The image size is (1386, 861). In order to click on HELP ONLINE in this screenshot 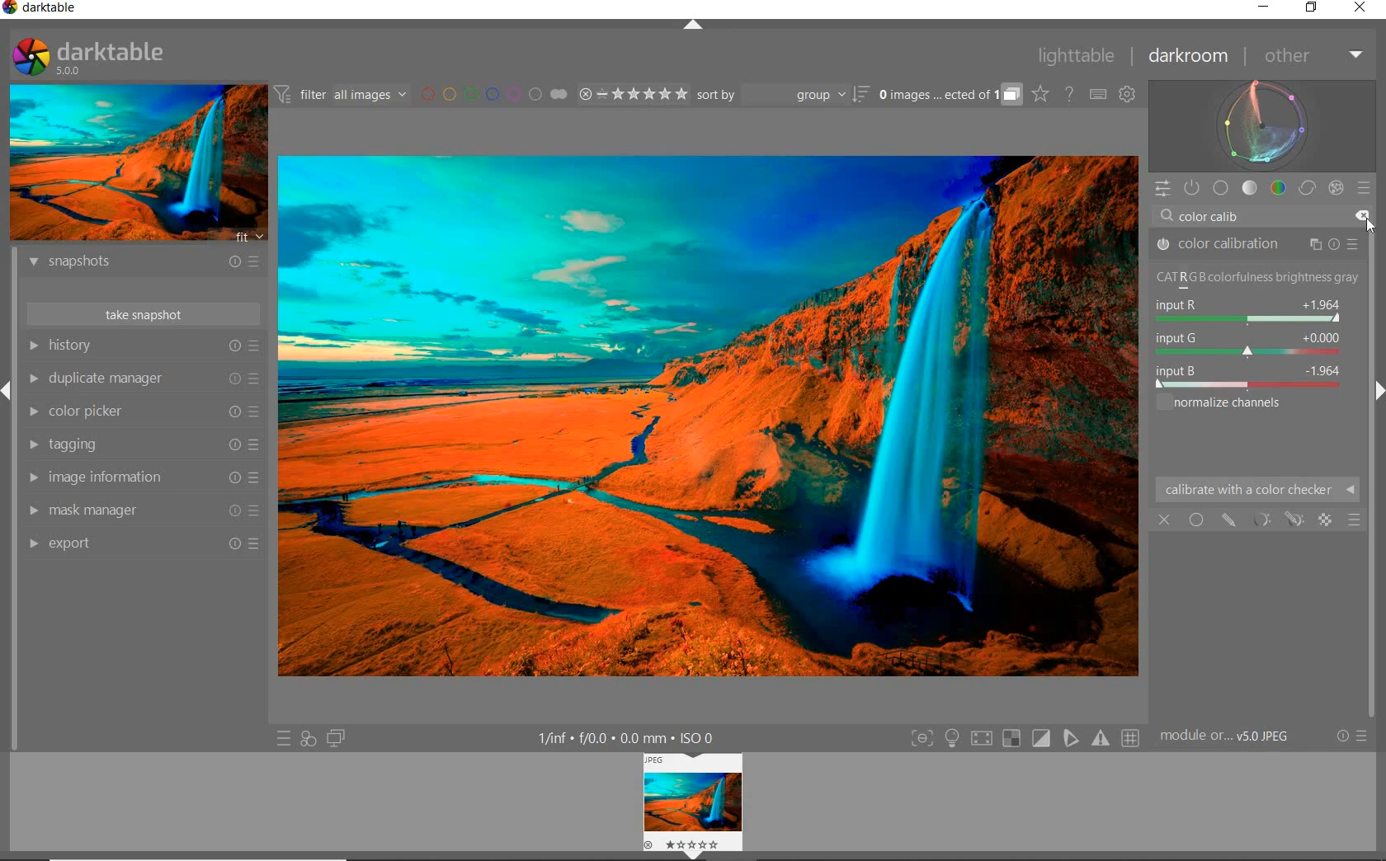, I will do `click(1069, 94)`.